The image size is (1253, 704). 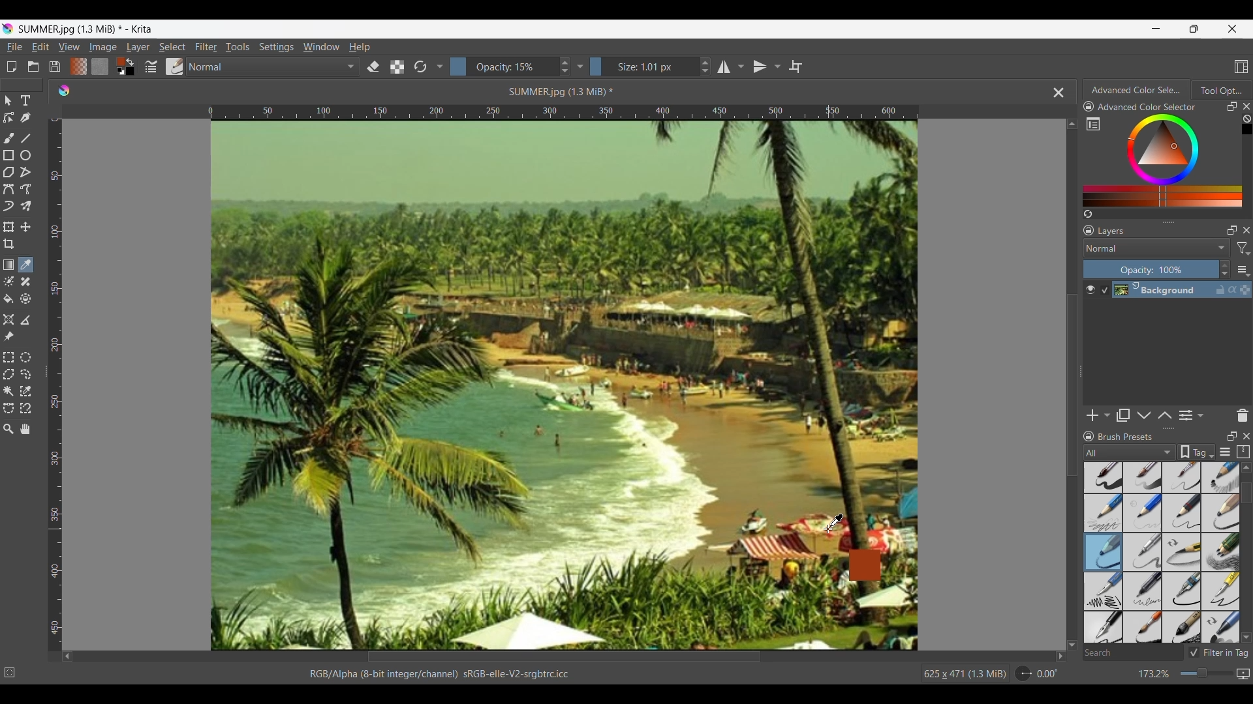 I want to click on Zoom tool, so click(x=8, y=430).